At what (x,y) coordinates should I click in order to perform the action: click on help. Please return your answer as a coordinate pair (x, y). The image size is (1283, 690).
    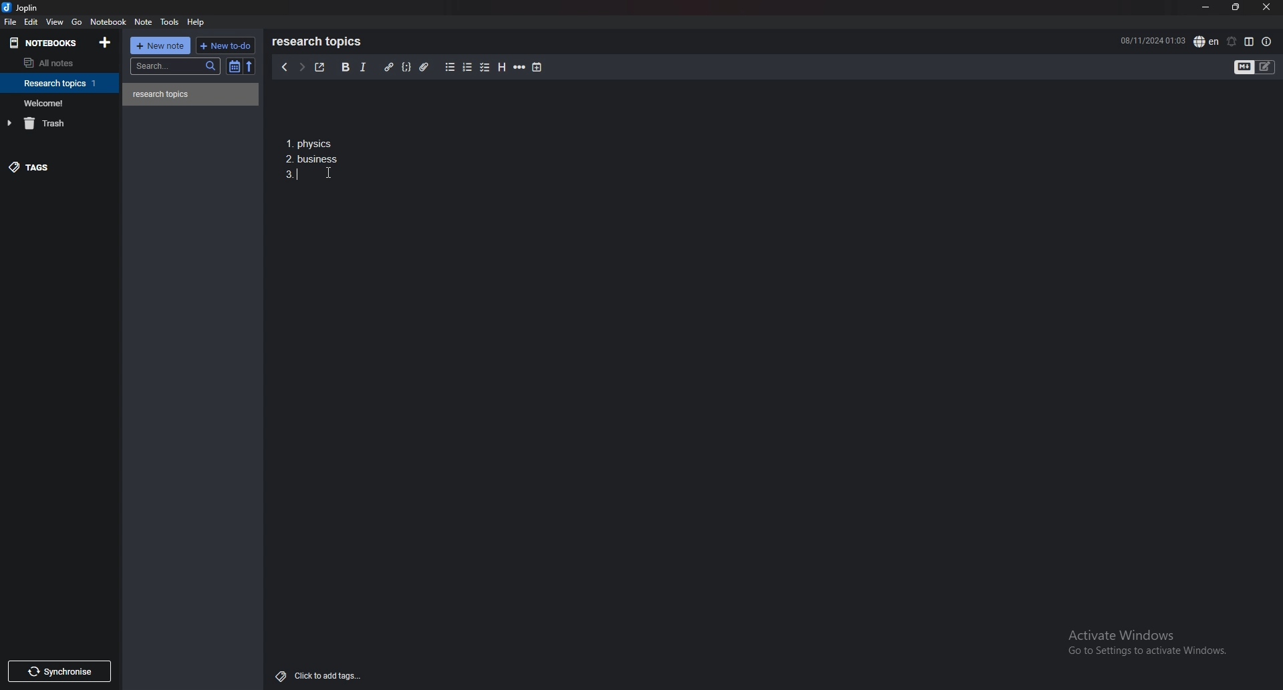
    Looking at the image, I should click on (198, 21).